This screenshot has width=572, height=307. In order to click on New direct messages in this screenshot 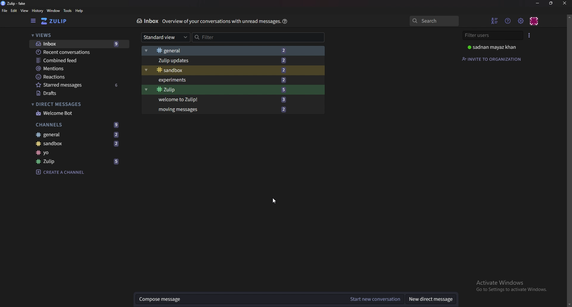, I will do `click(428, 300)`.